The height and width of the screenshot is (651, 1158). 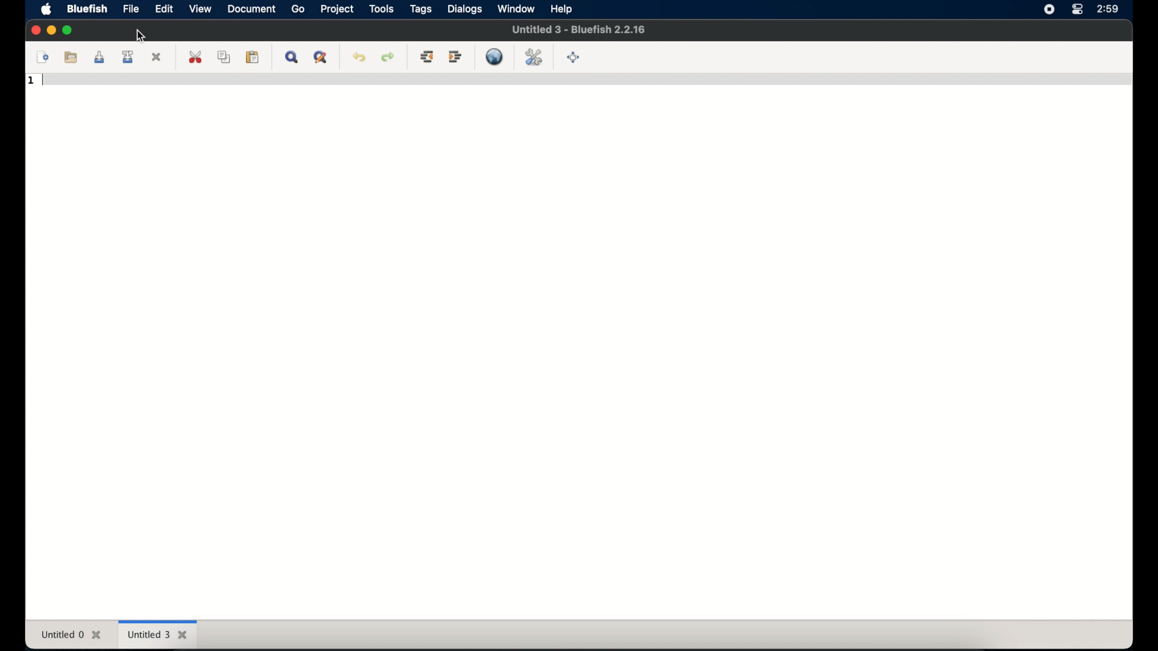 I want to click on screen recorder icon, so click(x=1048, y=10).